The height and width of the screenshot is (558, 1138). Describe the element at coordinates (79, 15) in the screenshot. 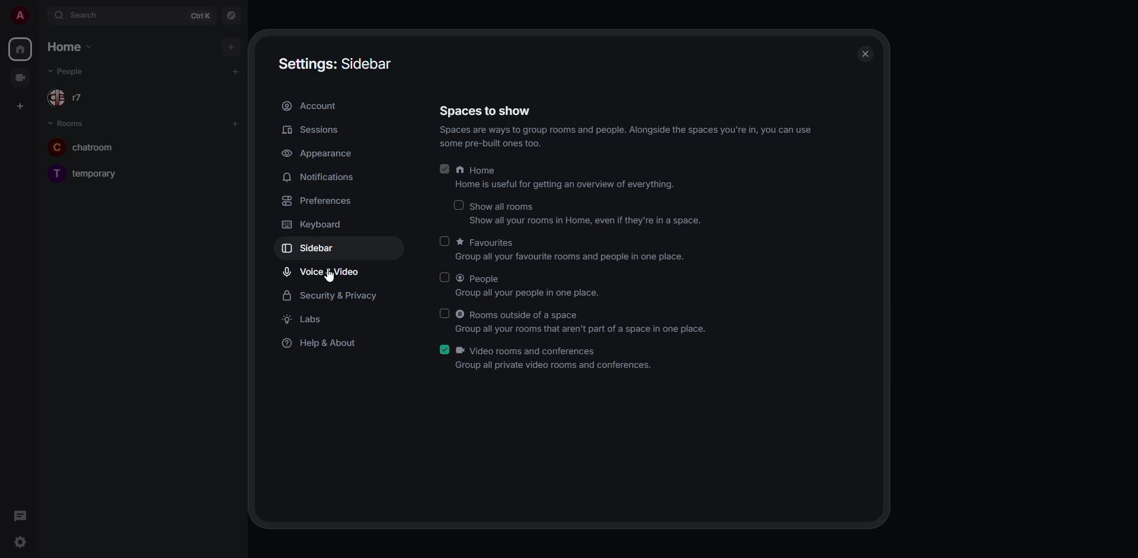

I see `search` at that location.